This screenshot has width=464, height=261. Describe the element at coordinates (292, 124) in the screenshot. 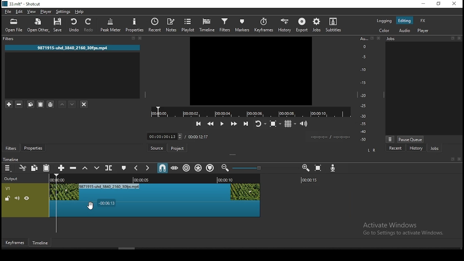

I see `toggle grid display on player` at that location.